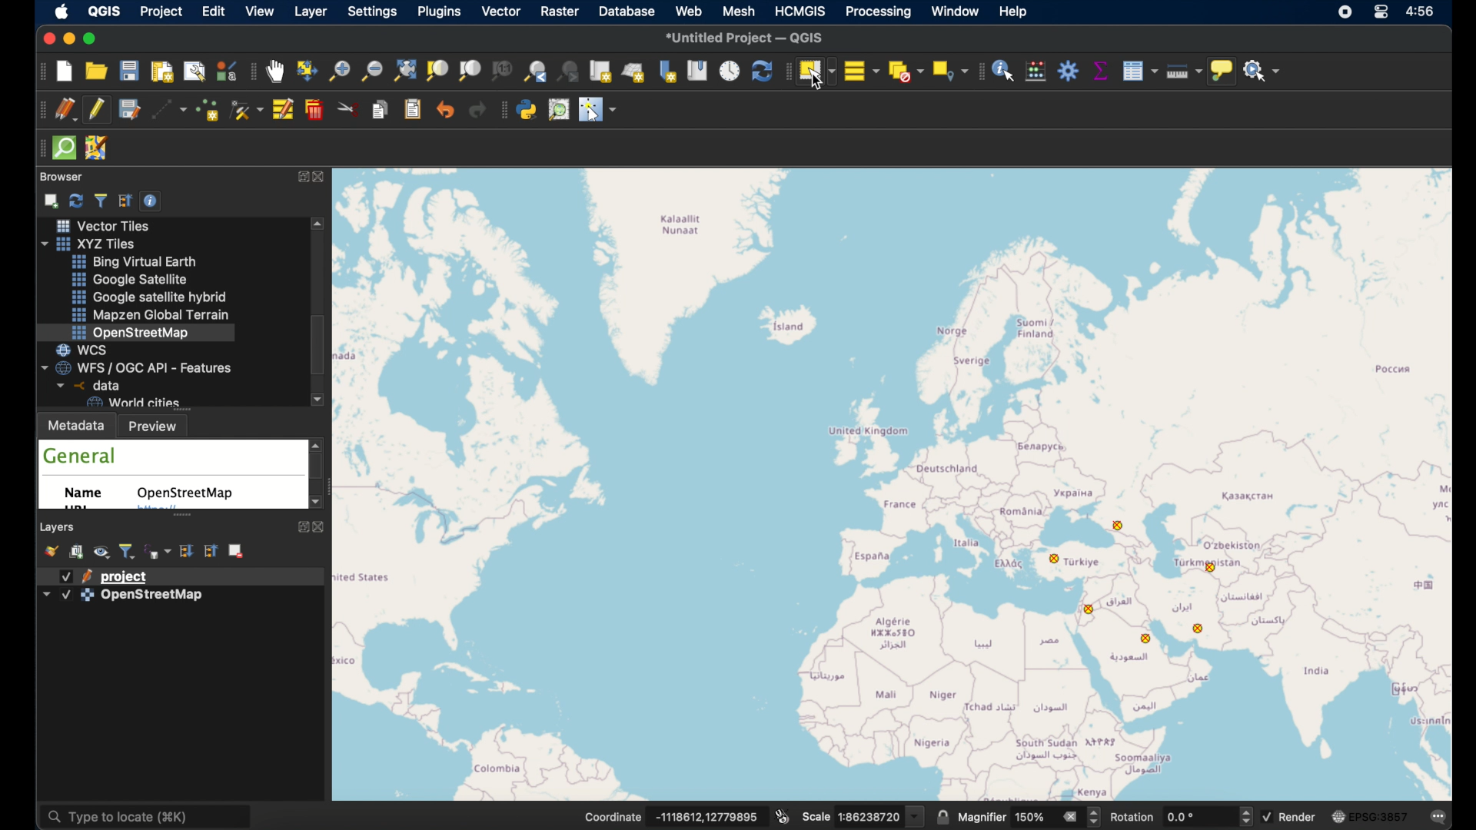  Describe the element at coordinates (870, 817) in the screenshot. I see `Scale value` at that location.